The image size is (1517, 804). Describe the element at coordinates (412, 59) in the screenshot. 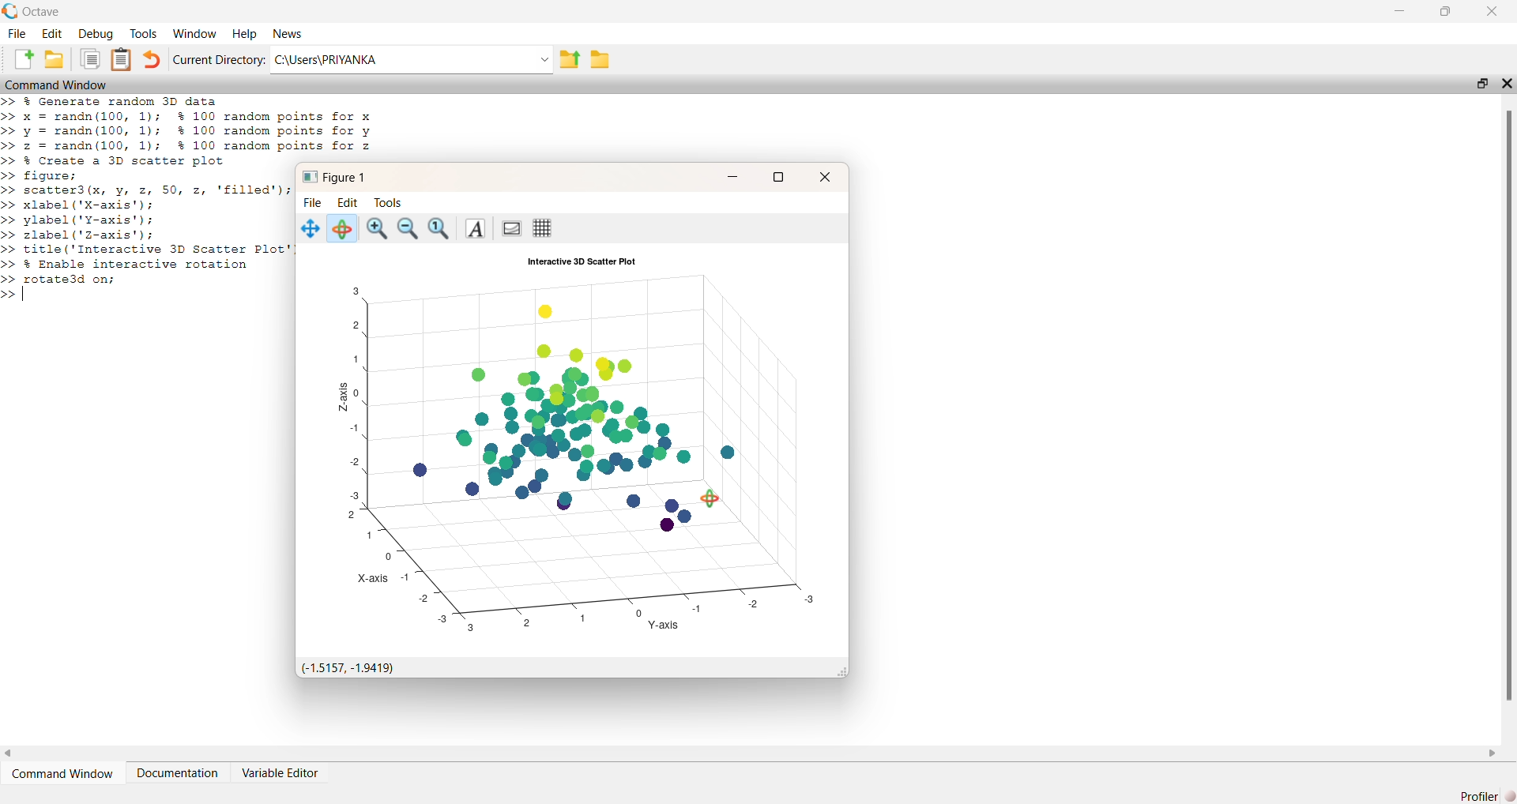

I see `C:\Users\PRIYANKA` at that location.